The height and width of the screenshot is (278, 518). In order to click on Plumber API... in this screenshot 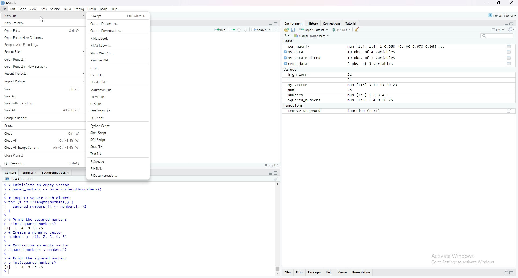, I will do `click(117, 60)`.